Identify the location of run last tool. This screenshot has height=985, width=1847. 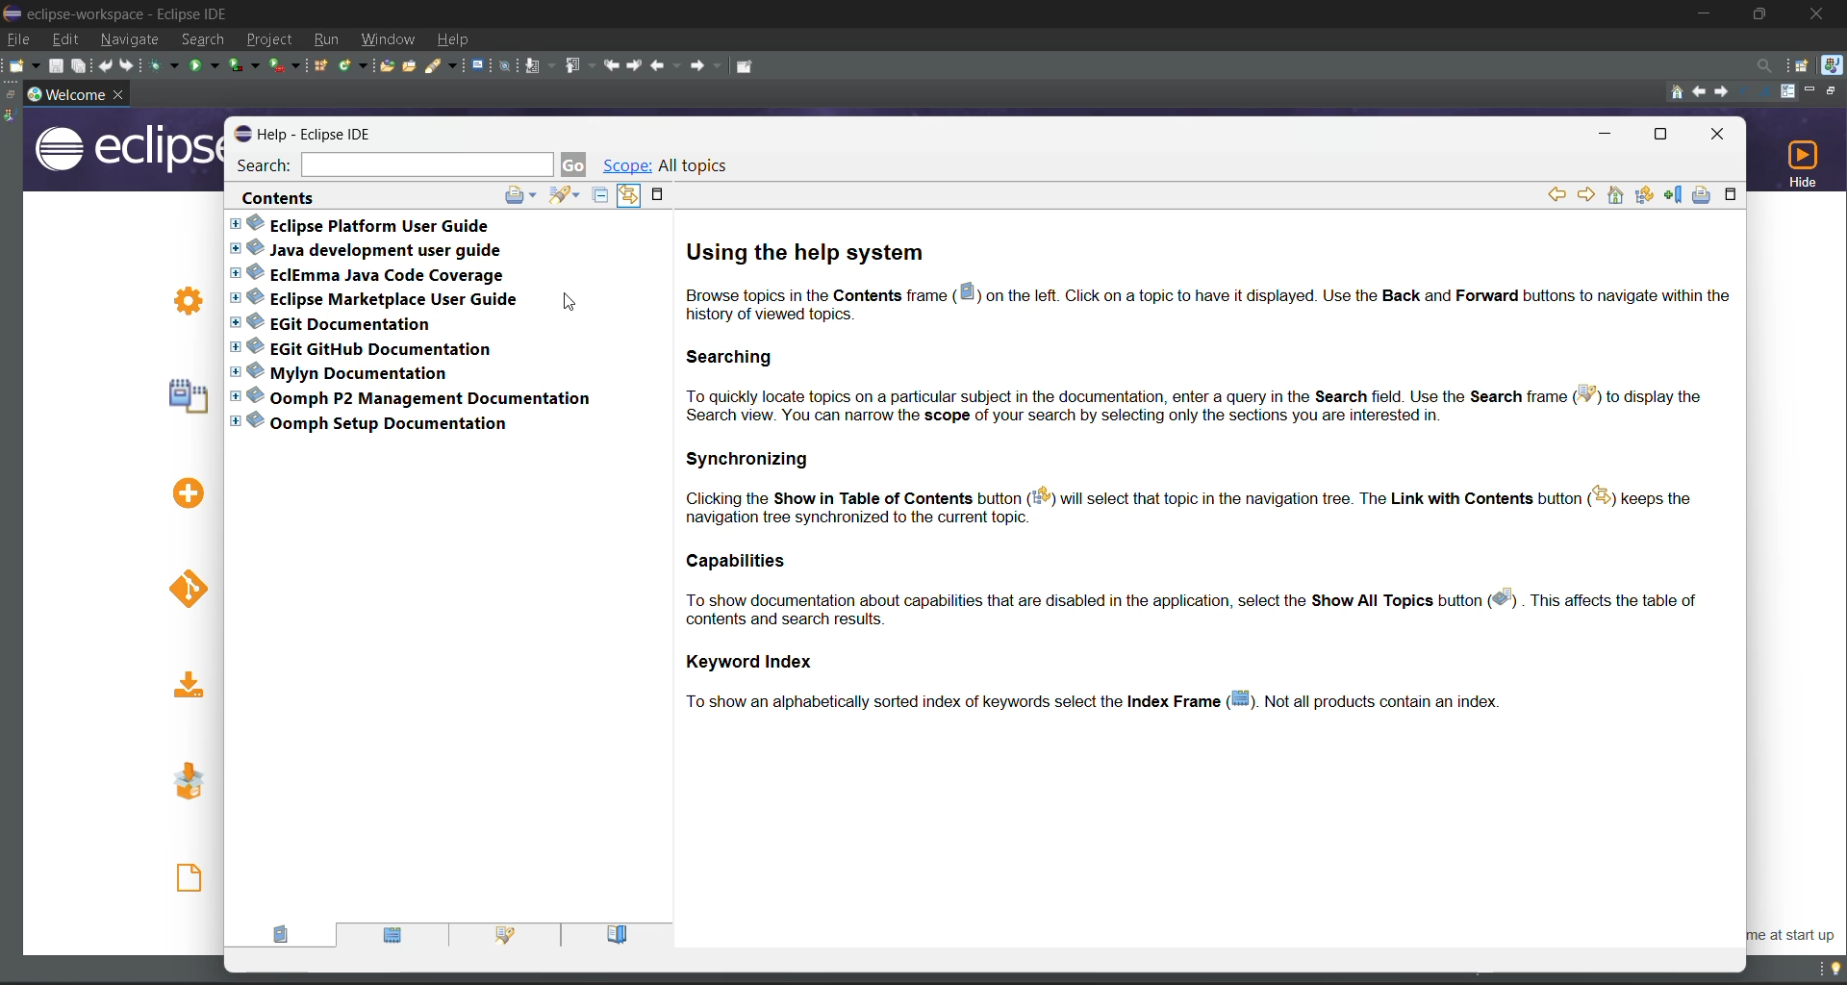
(285, 65).